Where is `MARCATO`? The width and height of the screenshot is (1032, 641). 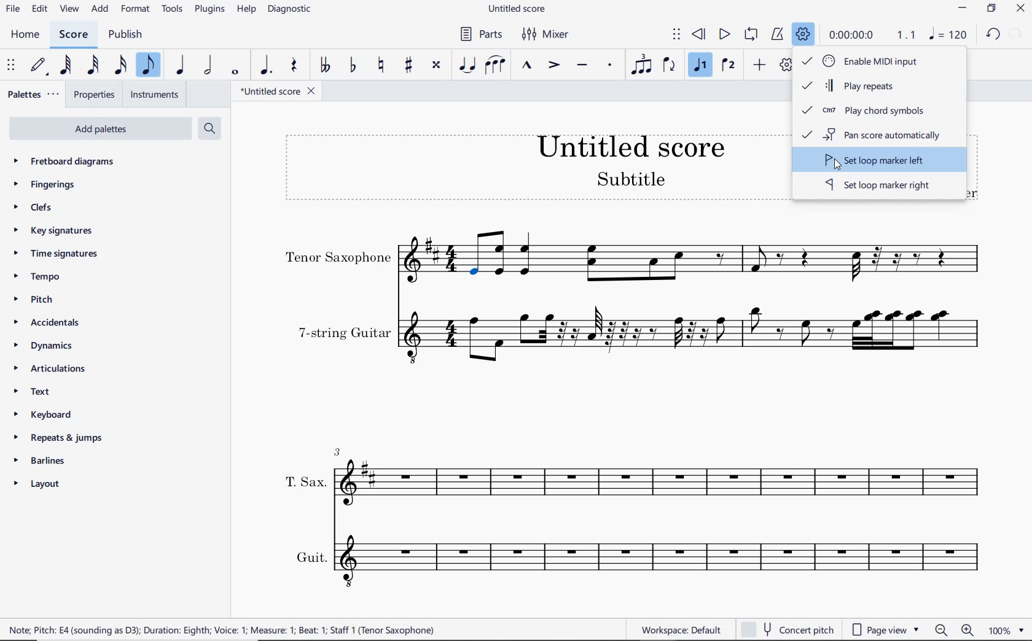 MARCATO is located at coordinates (526, 66).